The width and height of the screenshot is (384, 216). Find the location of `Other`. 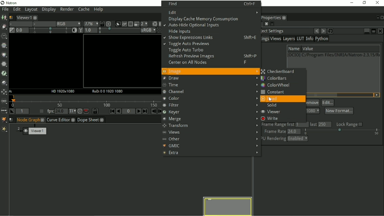

Other is located at coordinates (4, 110).